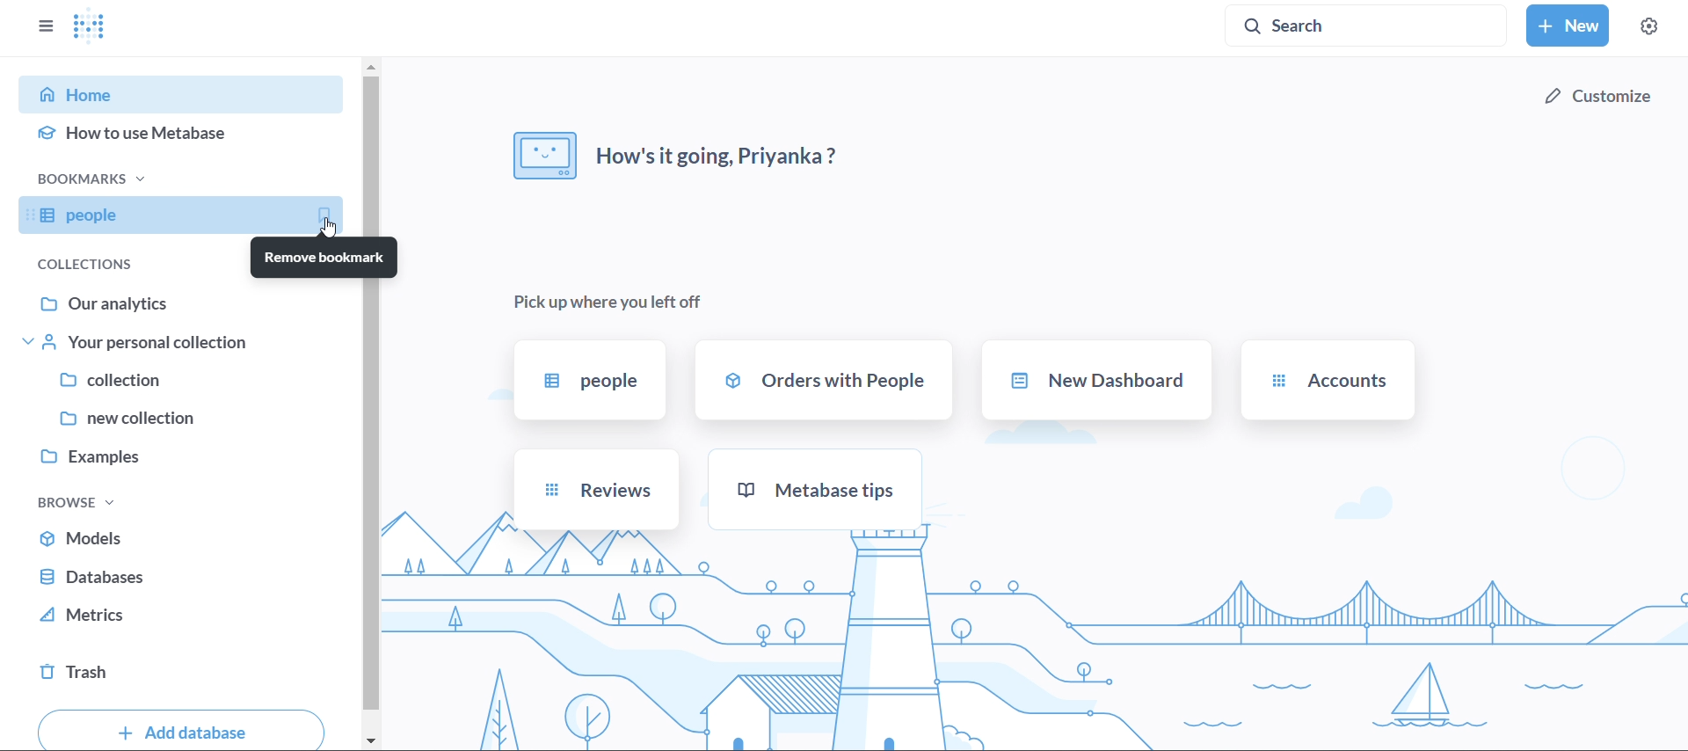 The height and width of the screenshot is (751, 1688). Describe the element at coordinates (179, 91) in the screenshot. I see `home` at that location.